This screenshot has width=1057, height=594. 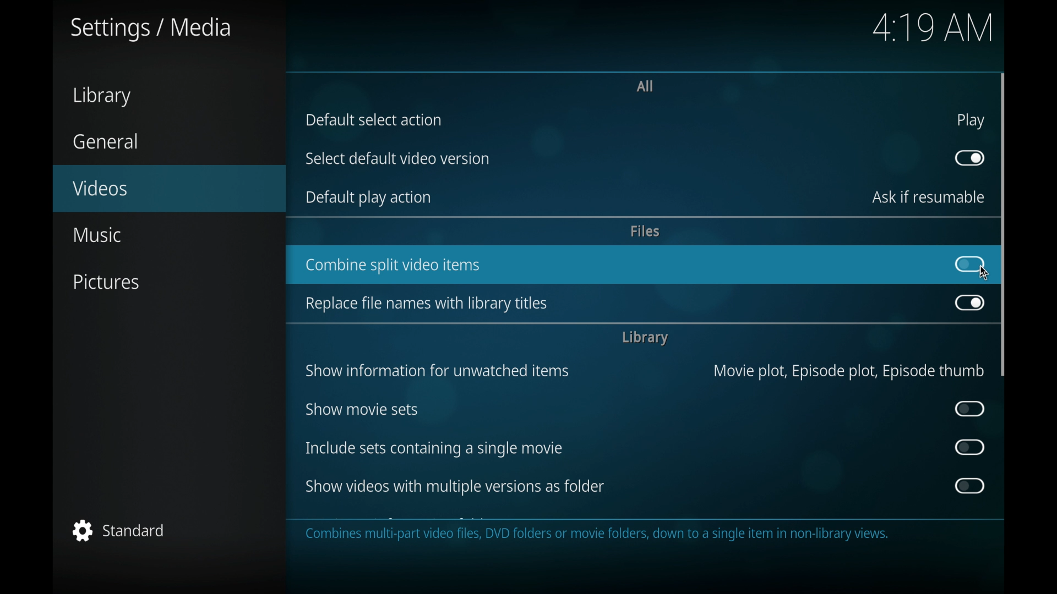 What do you see at coordinates (149, 28) in the screenshot?
I see `settings/ media` at bounding box center [149, 28].